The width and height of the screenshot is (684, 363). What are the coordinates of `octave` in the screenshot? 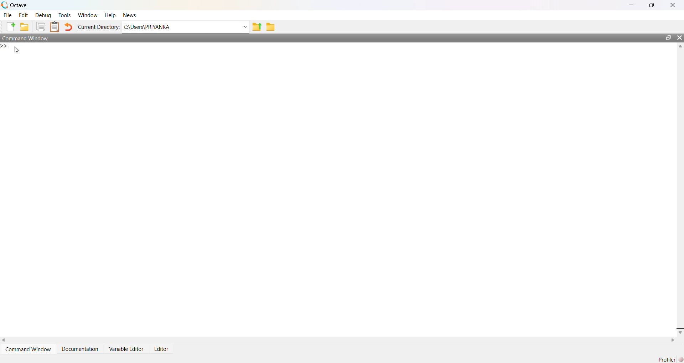 It's located at (20, 5).